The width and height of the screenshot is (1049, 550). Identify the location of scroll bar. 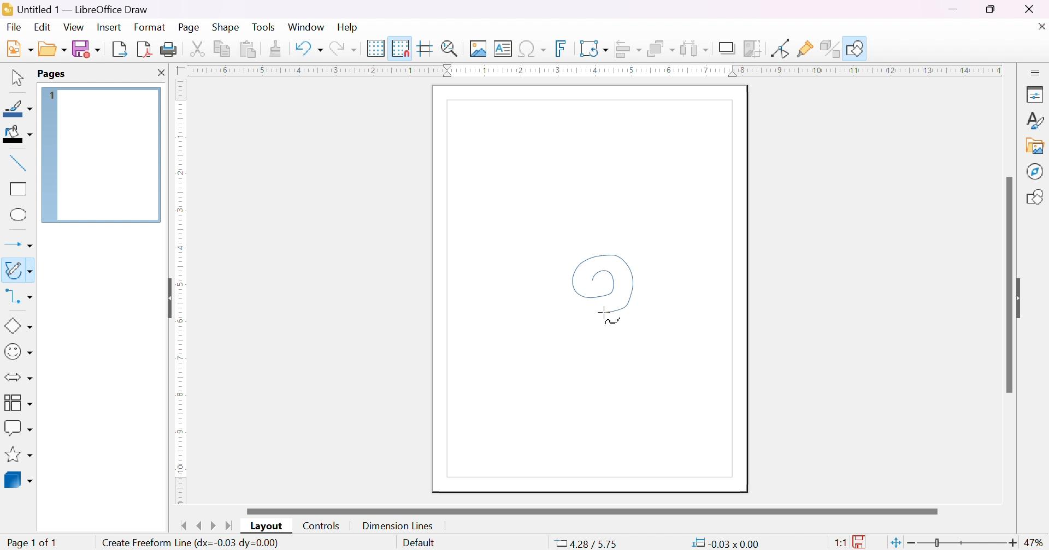
(1008, 283).